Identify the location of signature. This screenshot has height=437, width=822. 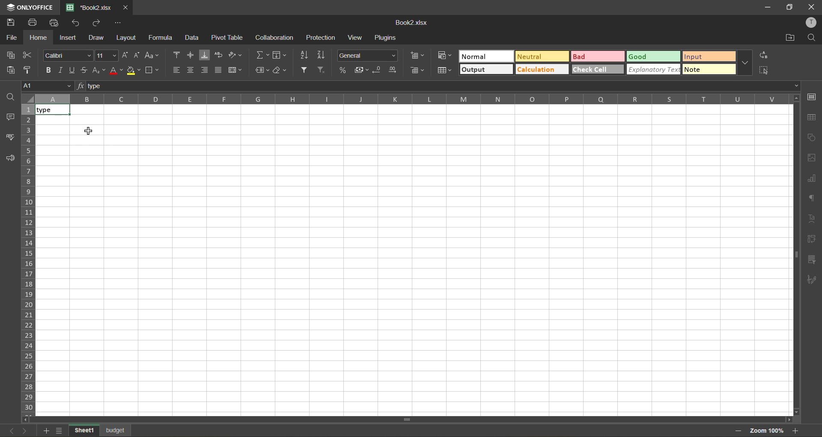
(811, 281).